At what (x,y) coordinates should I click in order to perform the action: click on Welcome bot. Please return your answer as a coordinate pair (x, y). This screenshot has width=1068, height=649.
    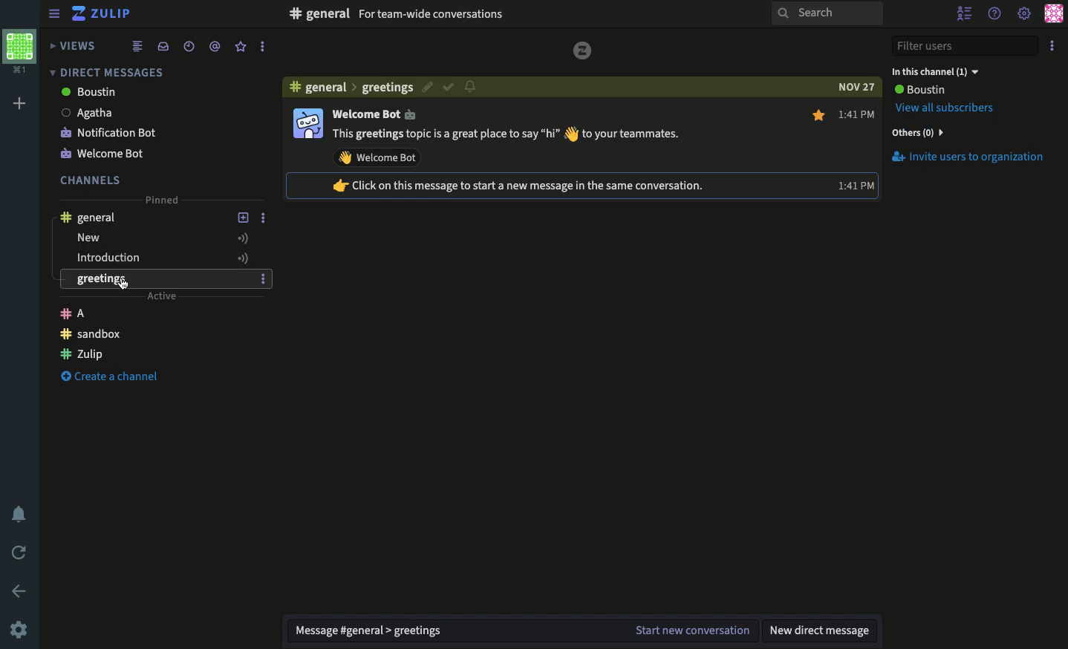
    Looking at the image, I should click on (140, 152).